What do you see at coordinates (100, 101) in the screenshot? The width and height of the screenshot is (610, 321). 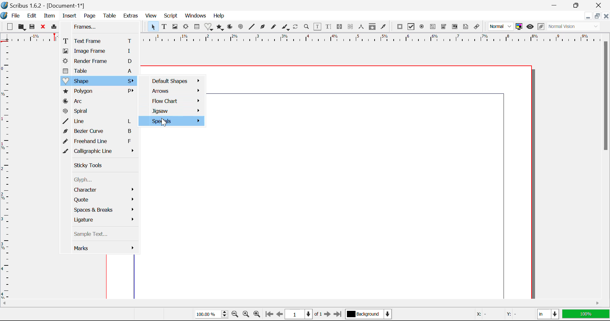 I see `Arc` at bounding box center [100, 101].